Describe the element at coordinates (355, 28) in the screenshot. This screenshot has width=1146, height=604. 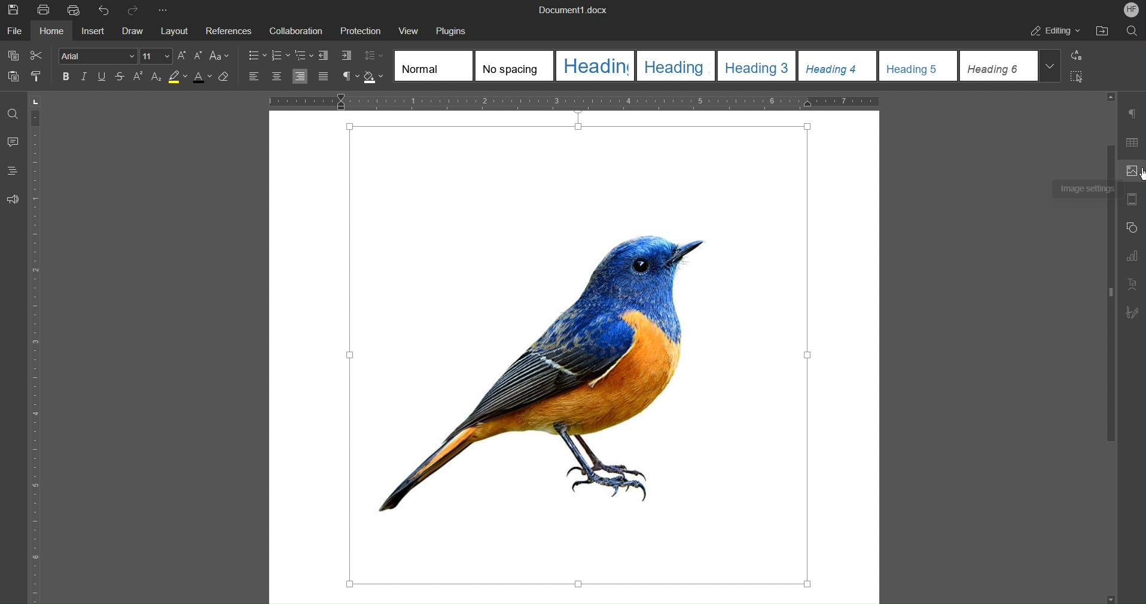
I see `Protection` at that location.